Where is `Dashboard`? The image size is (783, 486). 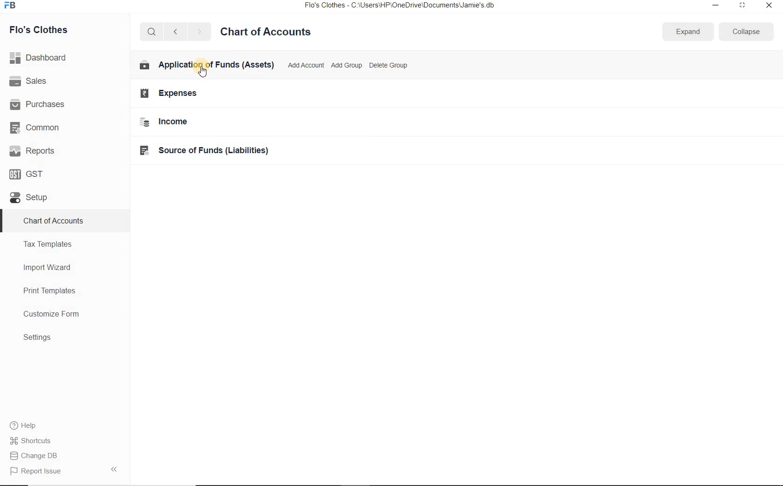
Dashboard is located at coordinates (41, 57).